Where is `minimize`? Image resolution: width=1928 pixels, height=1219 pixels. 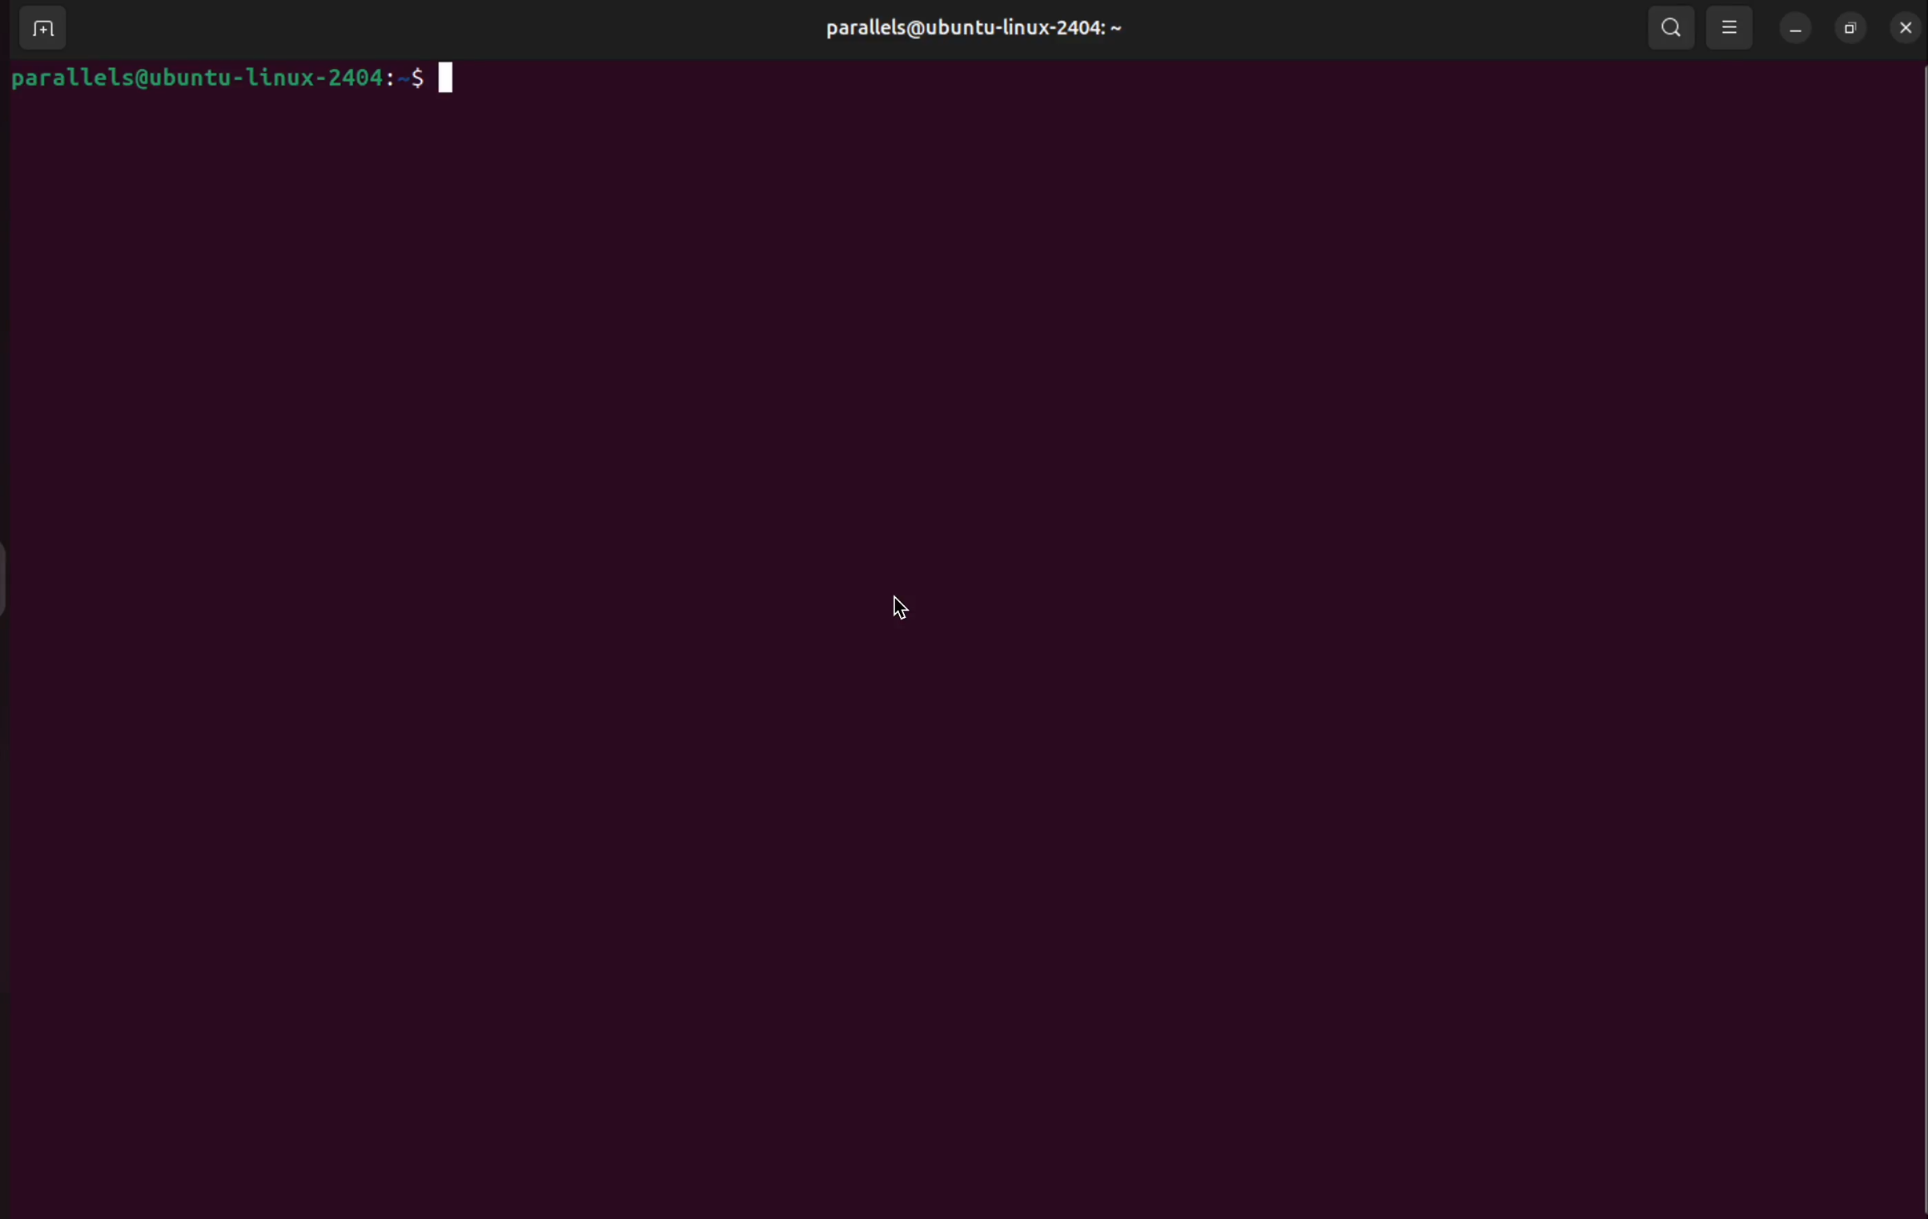
minimize is located at coordinates (1797, 29).